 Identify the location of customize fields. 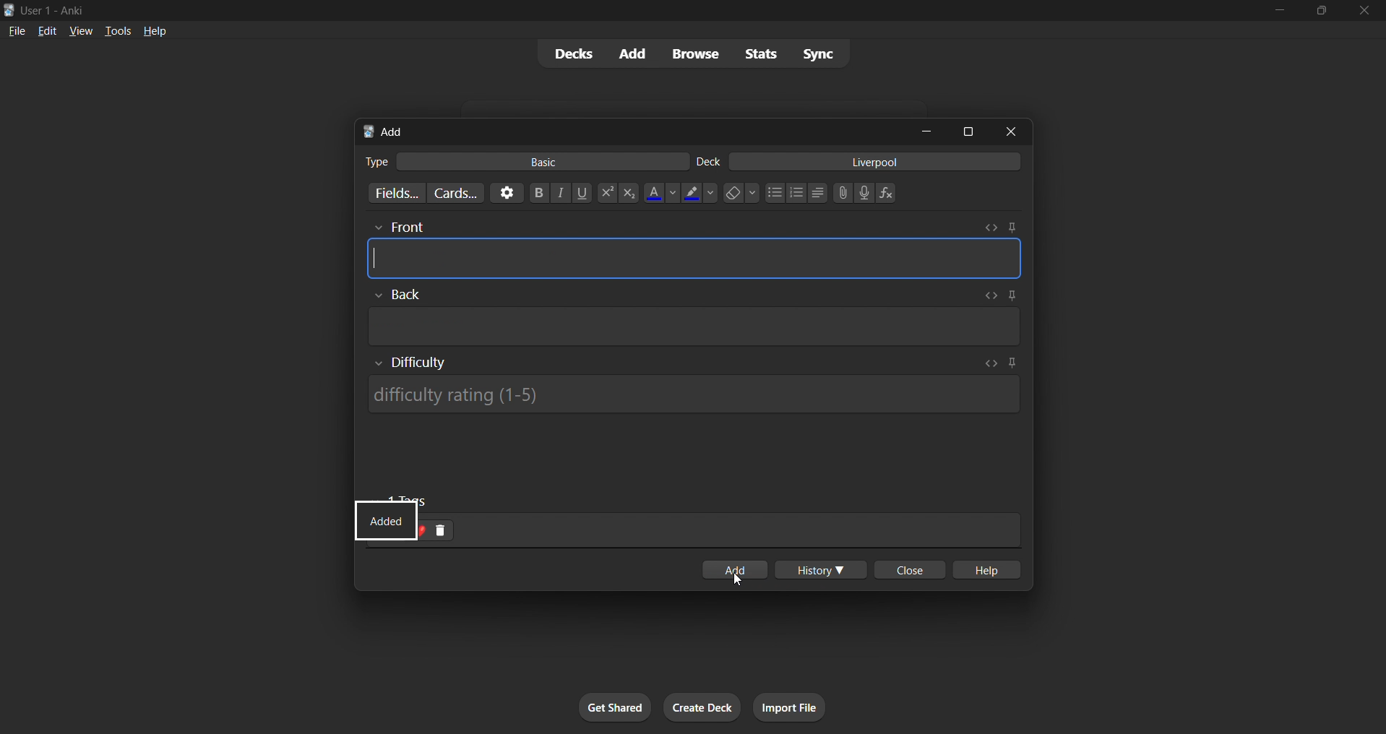
(389, 194).